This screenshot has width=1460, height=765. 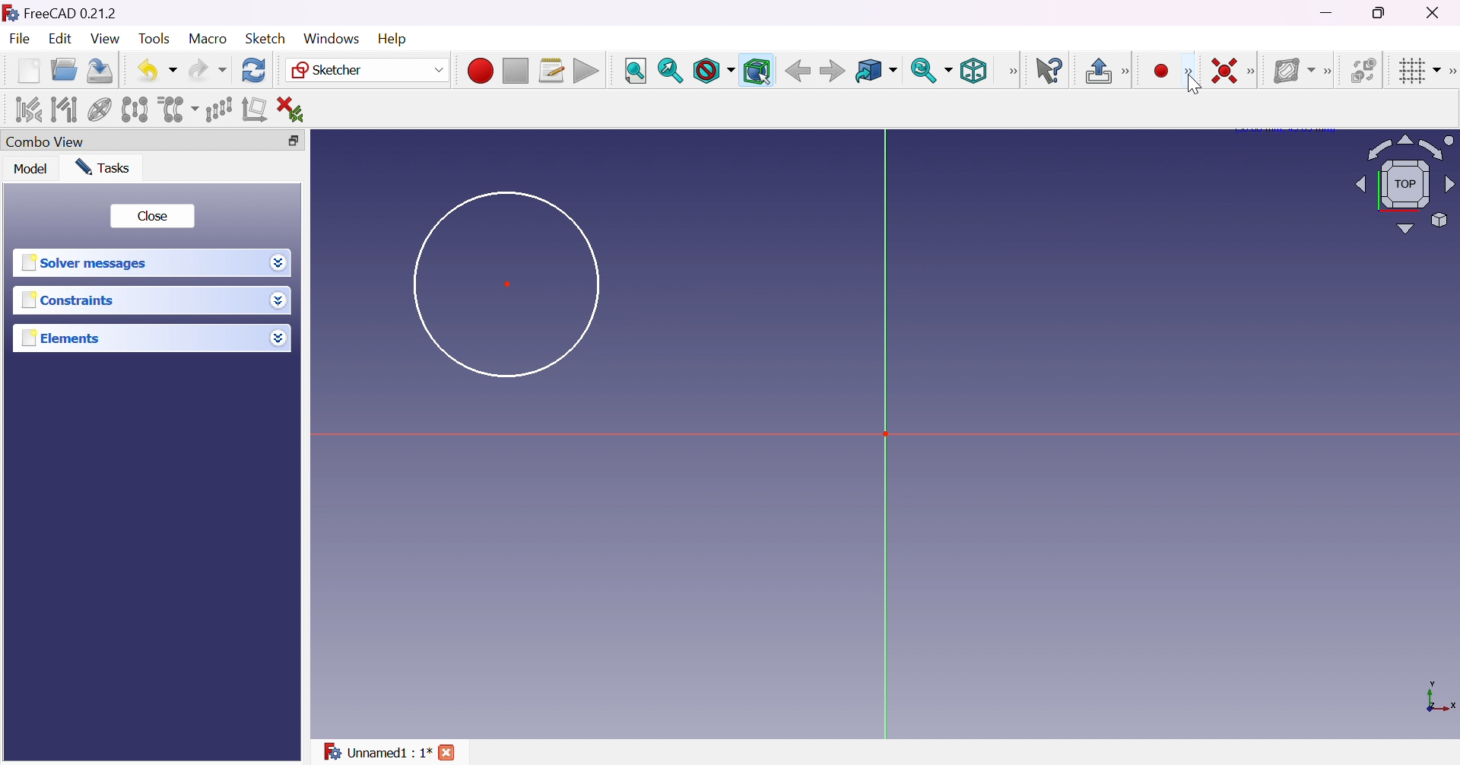 What do you see at coordinates (135, 109) in the screenshot?
I see `Symmetry` at bounding box center [135, 109].